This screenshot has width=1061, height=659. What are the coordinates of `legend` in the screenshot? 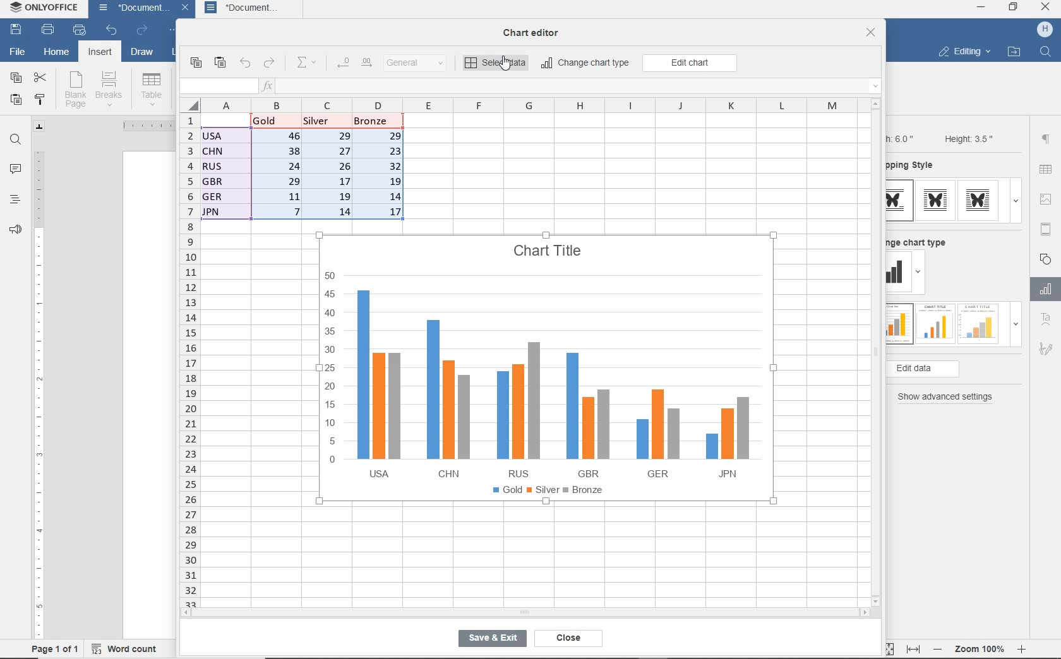 It's located at (549, 492).